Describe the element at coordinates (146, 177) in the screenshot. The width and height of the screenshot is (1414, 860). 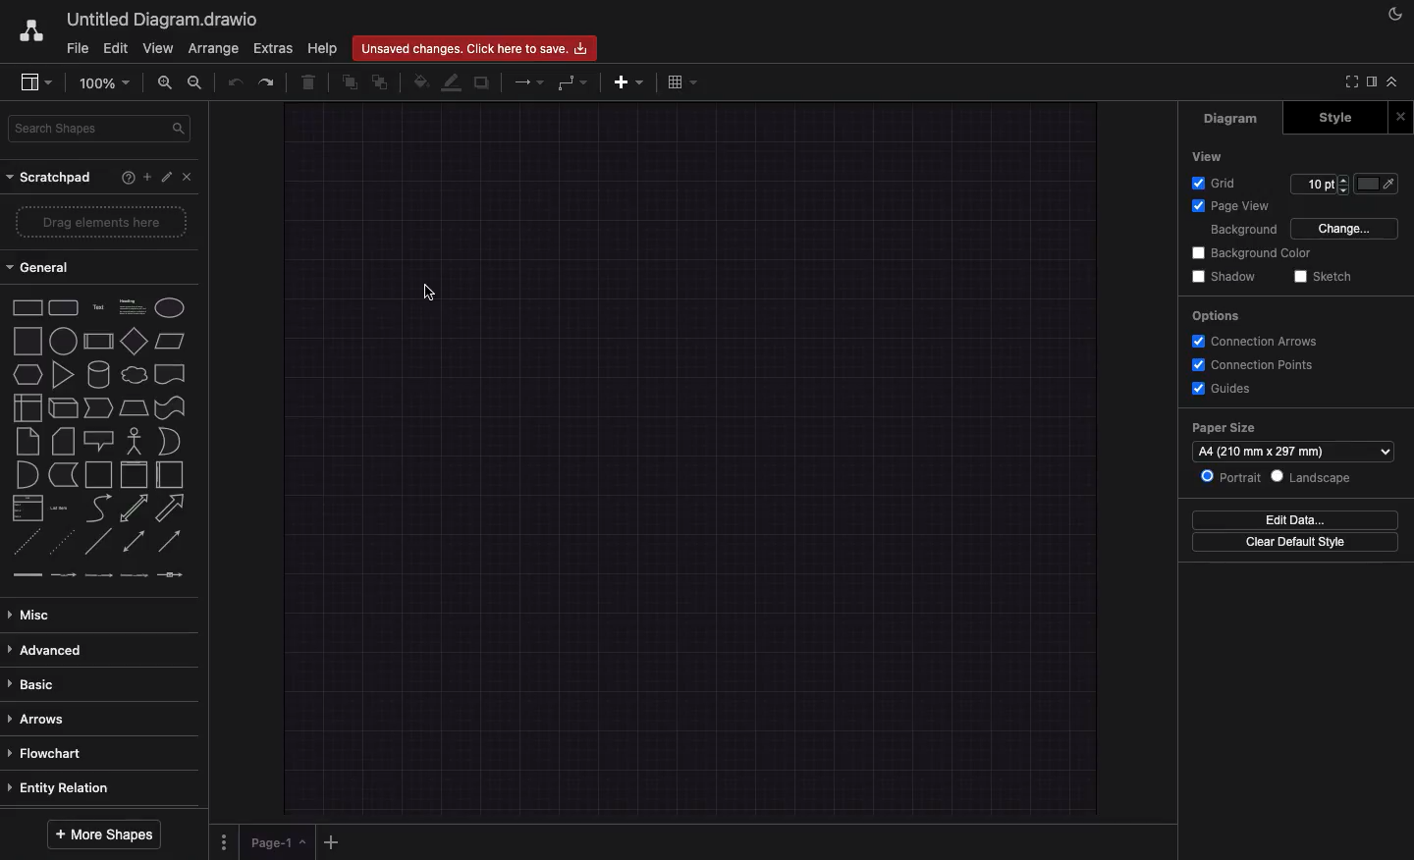
I see `Add` at that location.